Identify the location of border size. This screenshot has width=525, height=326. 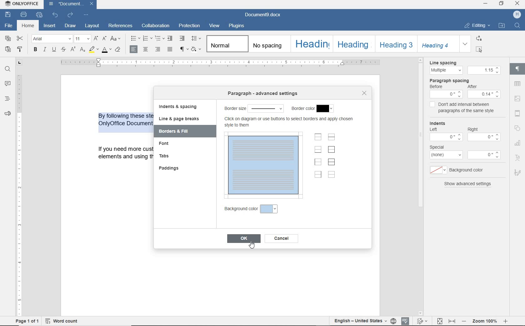
(234, 108).